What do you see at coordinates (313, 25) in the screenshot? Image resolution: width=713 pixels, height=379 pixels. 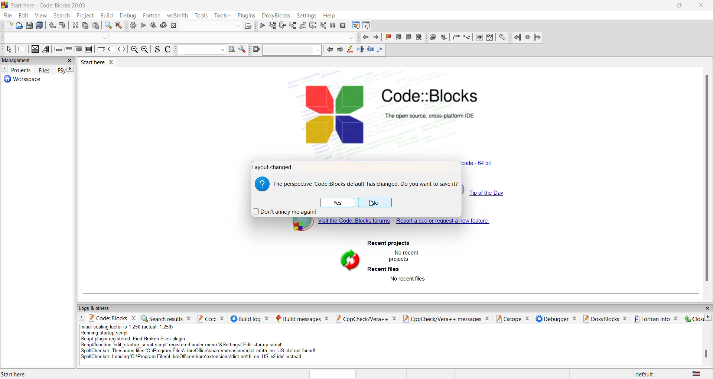 I see `next instruction` at bounding box center [313, 25].